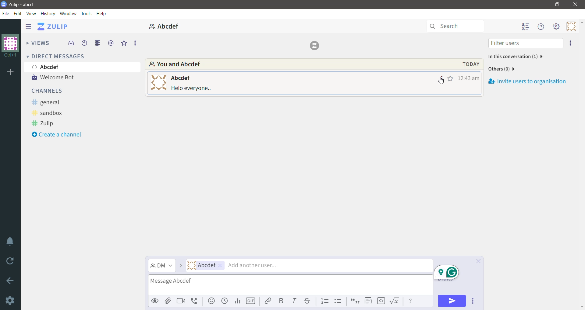  Describe the element at coordinates (473, 301) in the screenshot. I see `Send Options` at that location.